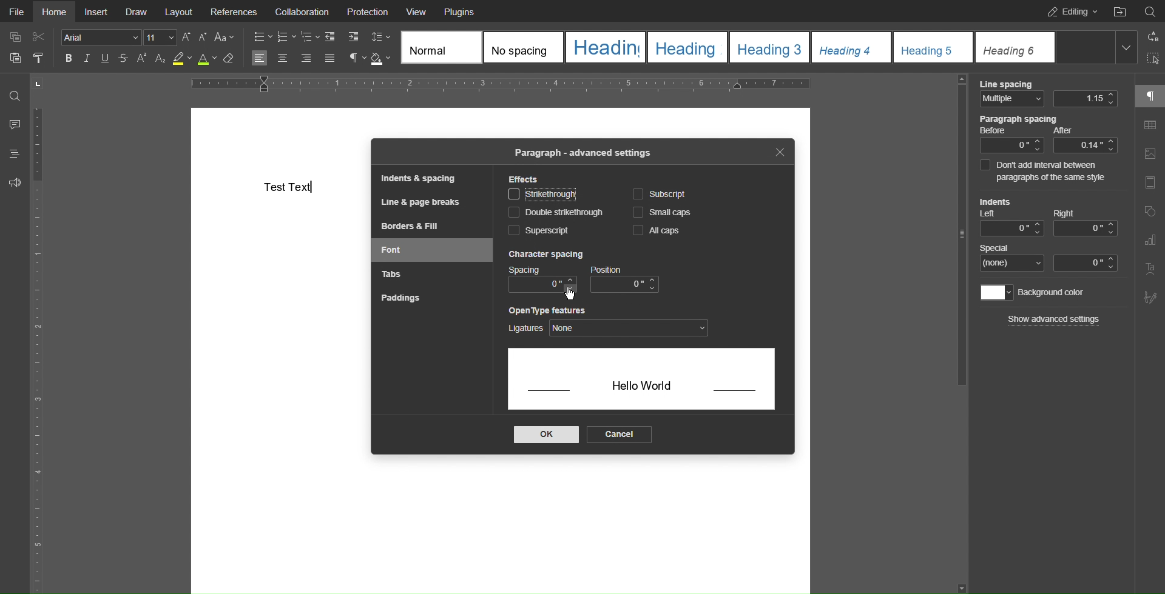  What do you see at coordinates (962, 238) in the screenshot?
I see `slider` at bounding box center [962, 238].